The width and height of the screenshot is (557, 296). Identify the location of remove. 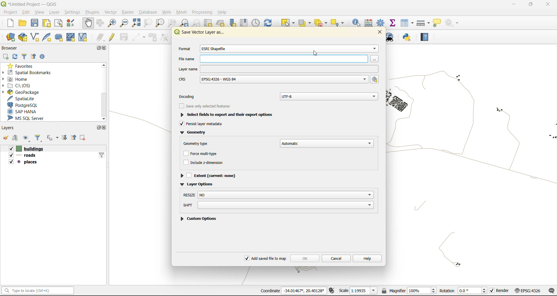
(84, 138).